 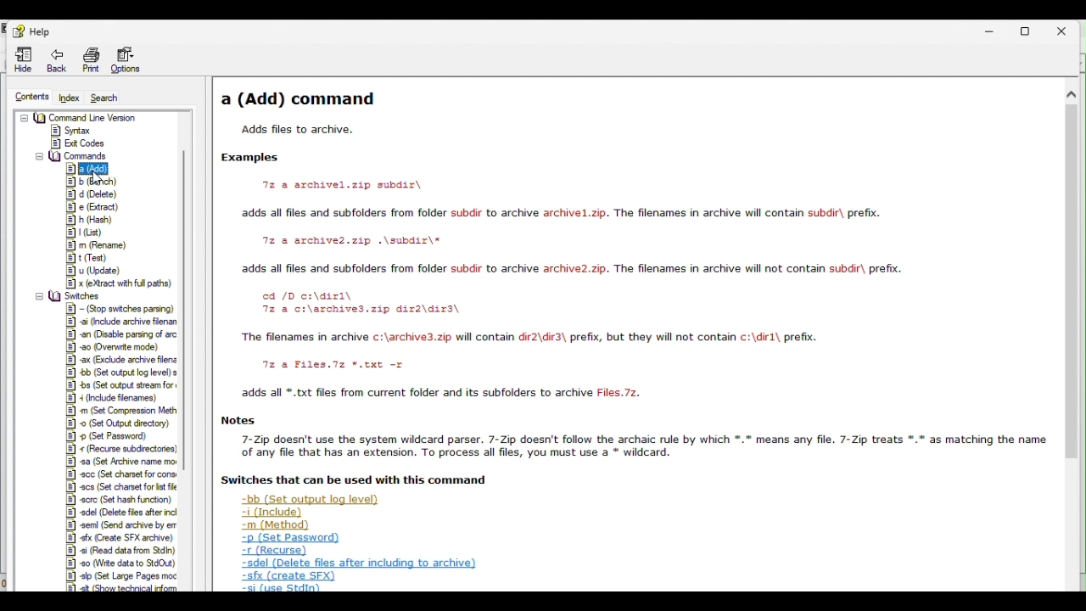 I want to click on Close, so click(x=1061, y=31).